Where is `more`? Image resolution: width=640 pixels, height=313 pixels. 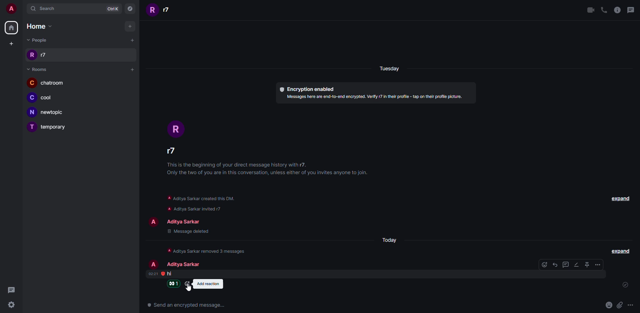
more is located at coordinates (630, 305).